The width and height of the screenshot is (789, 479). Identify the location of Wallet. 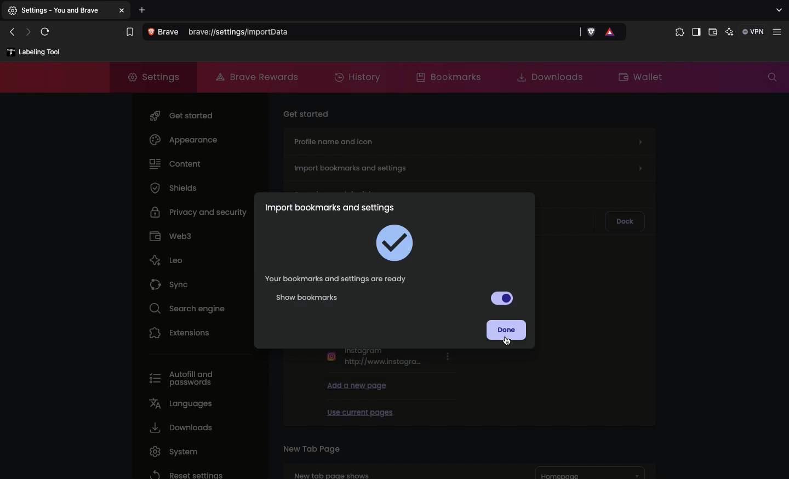
(713, 33).